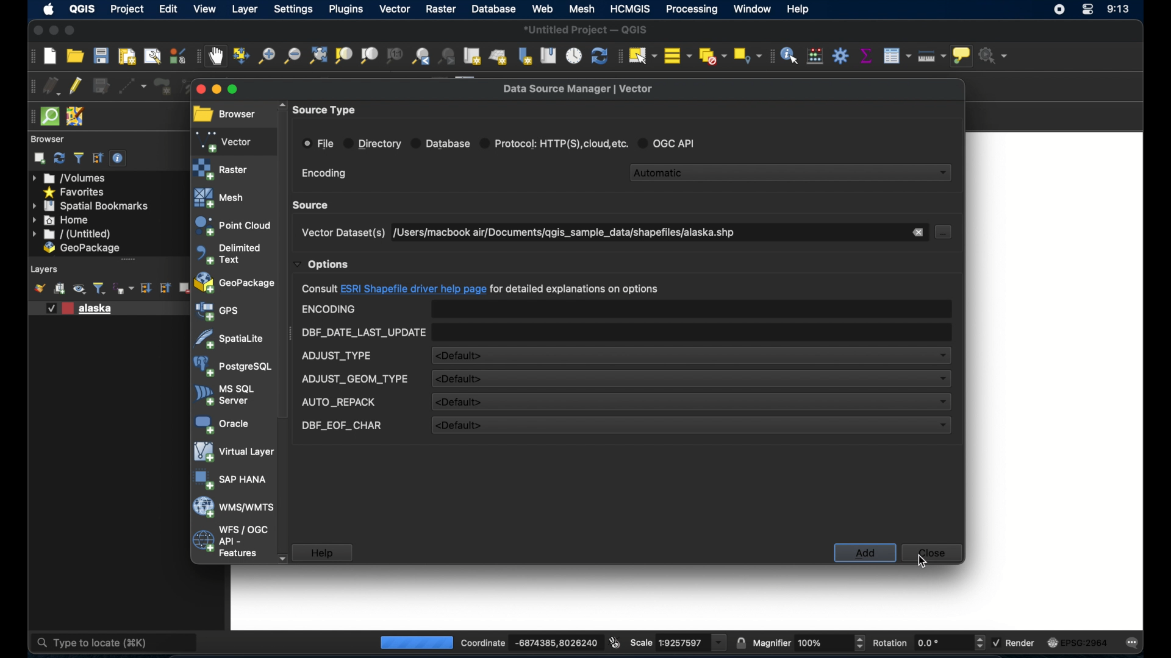 Image resolution: width=1171 pixels, height=658 pixels. Describe the element at coordinates (998, 55) in the screenshot. I see `no action selected` at that location.